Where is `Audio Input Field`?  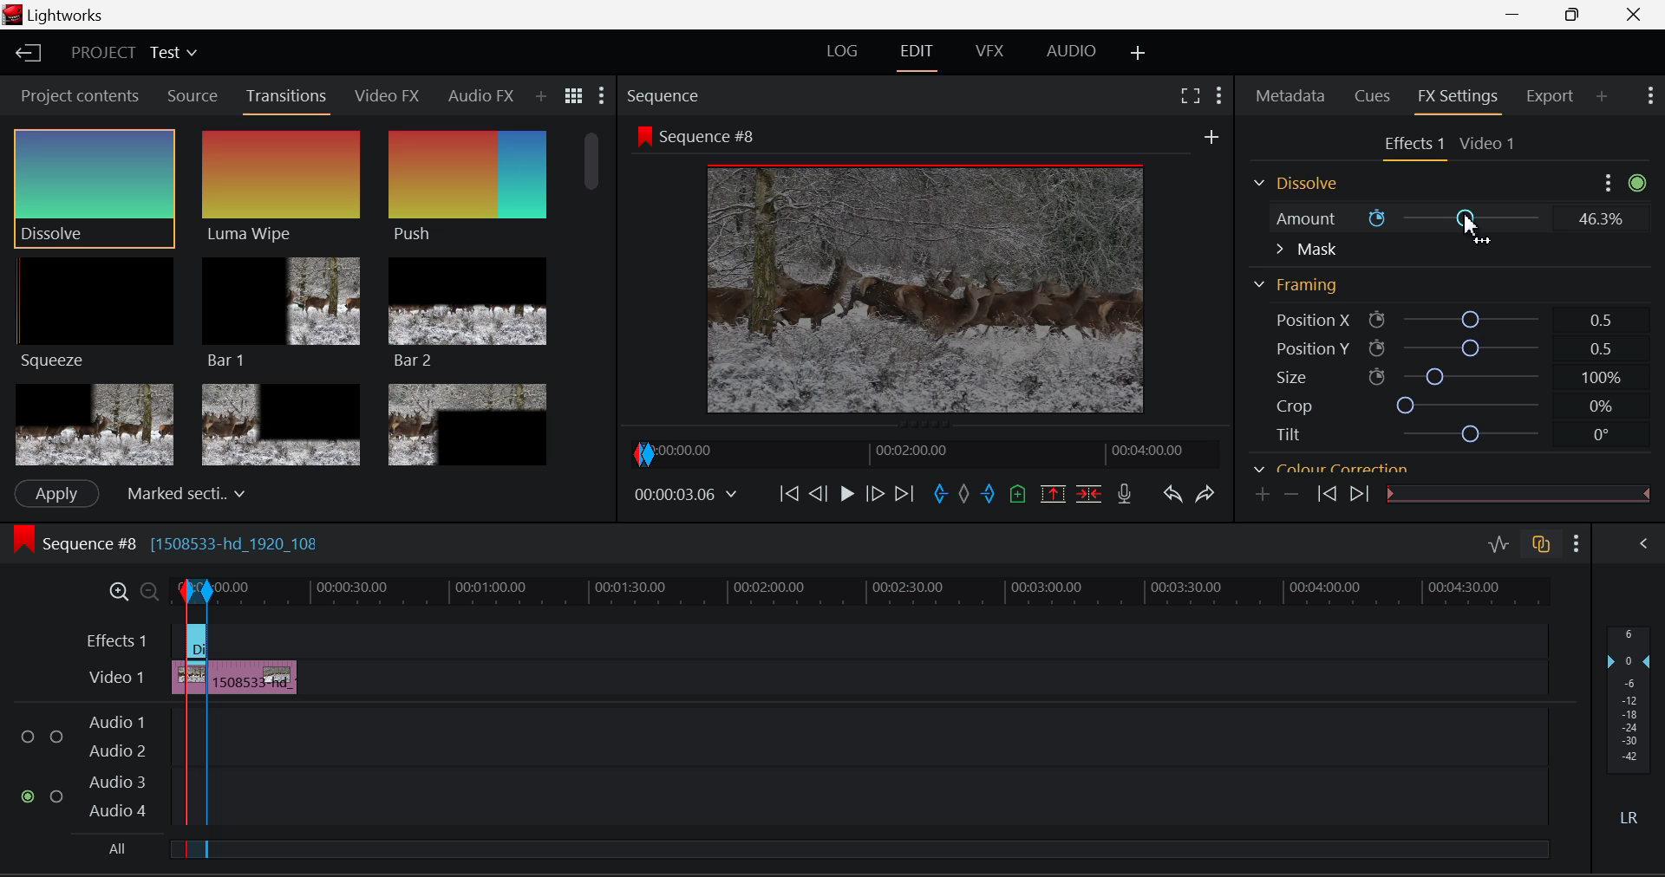 Audio Input Field is located at coordinates (878, 729).